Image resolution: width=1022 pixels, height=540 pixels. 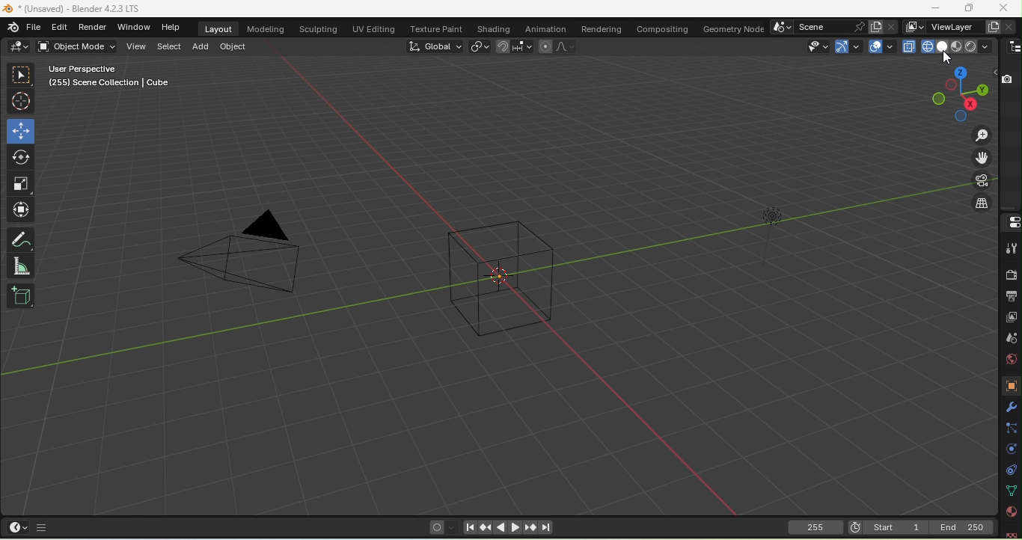 What do you see at coordinates (991, 26) in the screenshot?
I see `New view layer` at bounding box center [991, 26].